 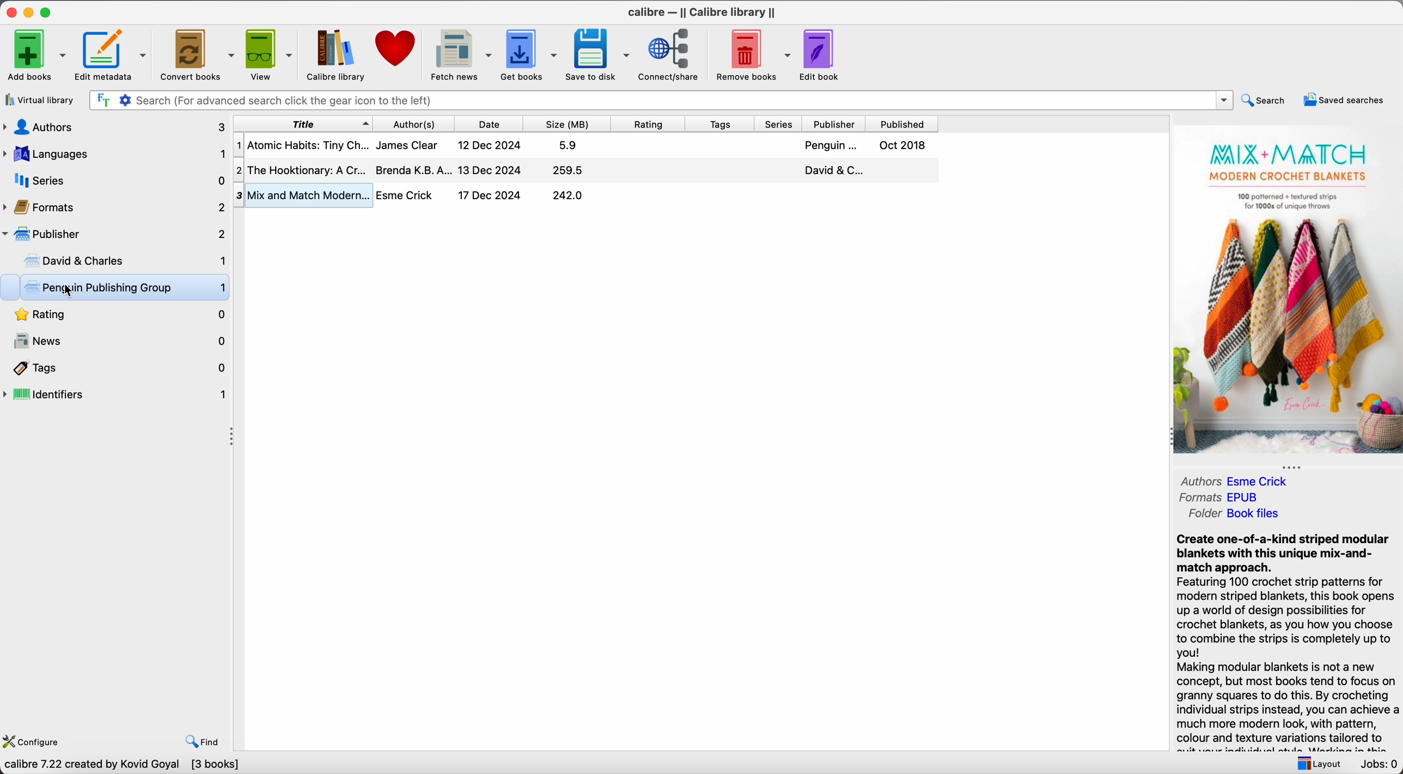 What do you see at coordinates (672, 56) in the screenshot?
I see `connect/share` at bounding box center [672, 56].